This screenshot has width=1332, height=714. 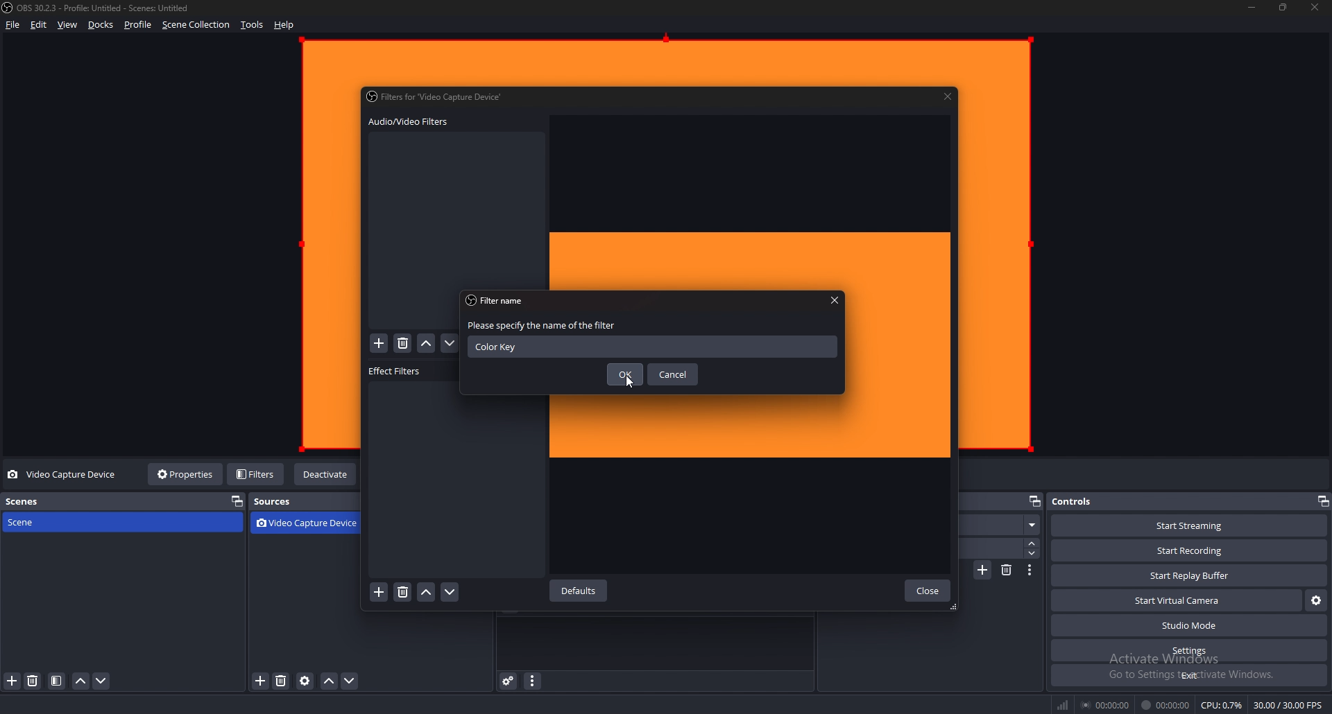 I want to click on cancel, so click(x=673, y=374).